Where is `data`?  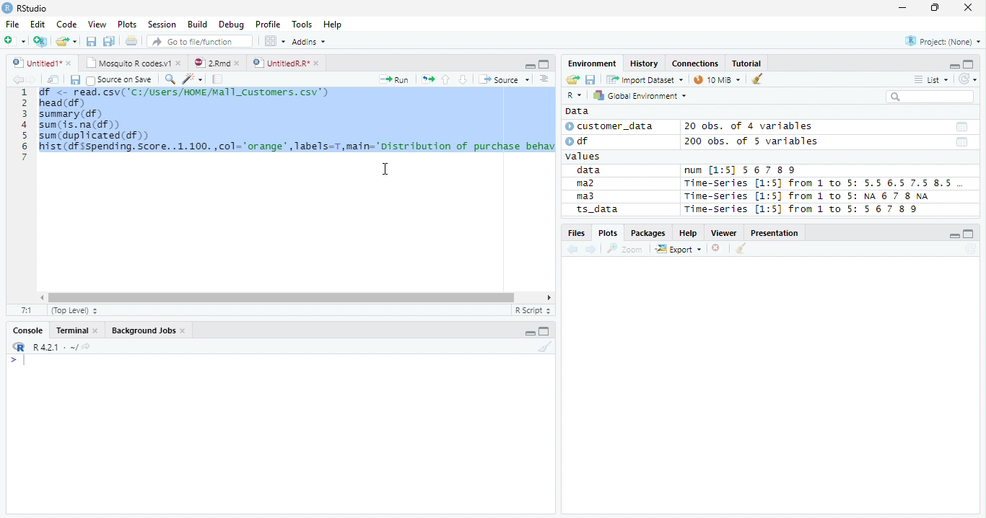 data is located at coordinates (591, 171).